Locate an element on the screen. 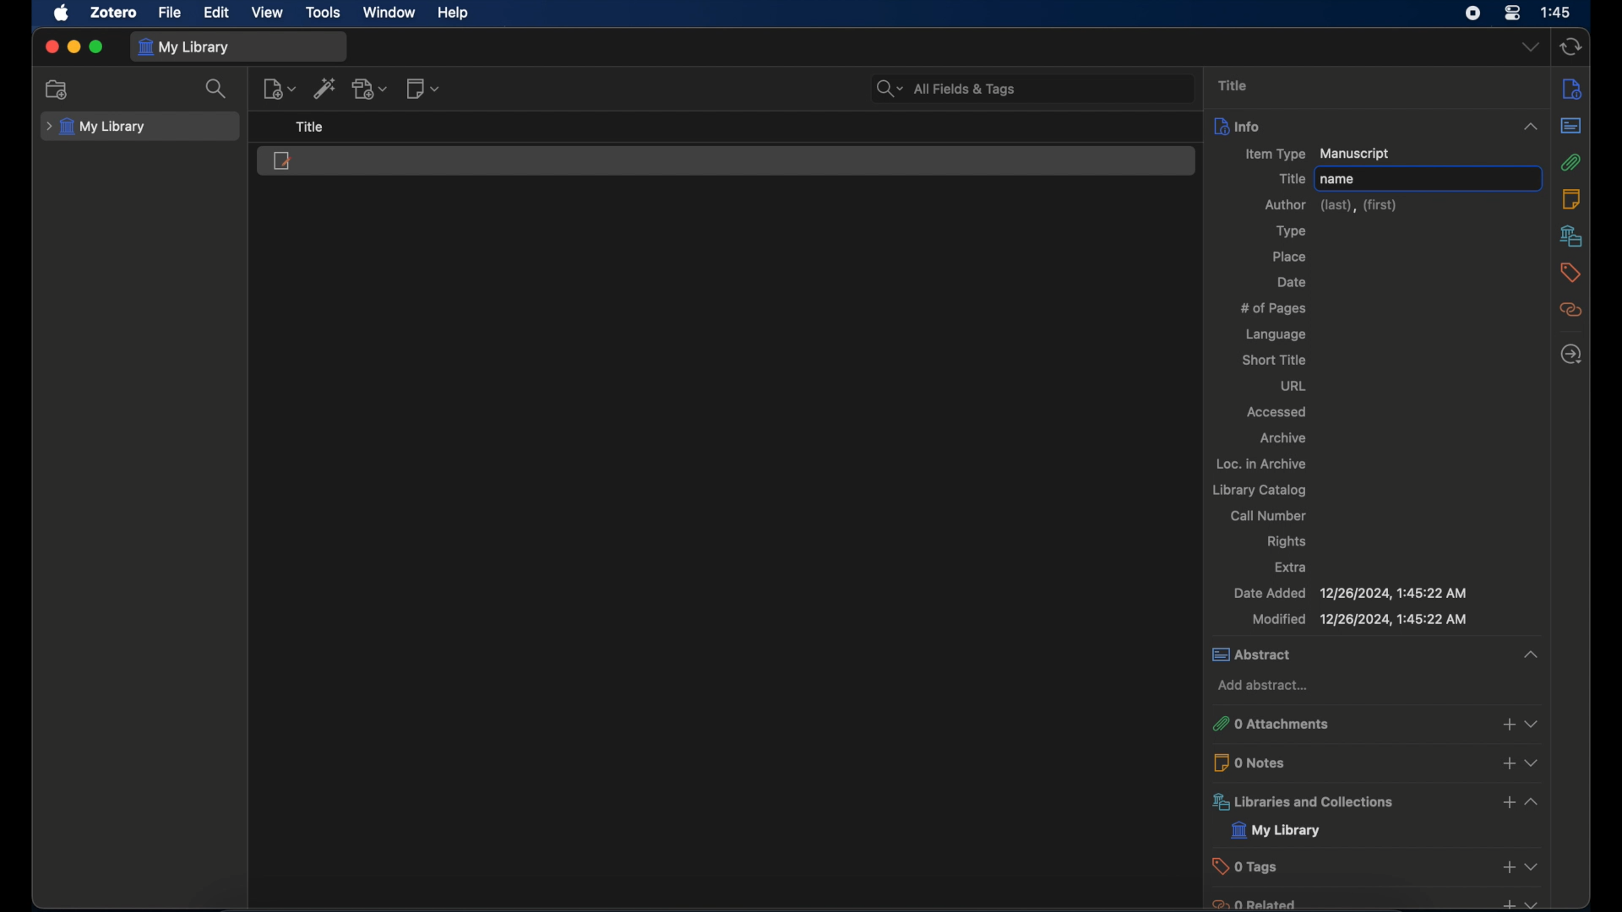 The height and width of the screenshot is (912, 1622). abstract is located at coordinates (1571, 126).